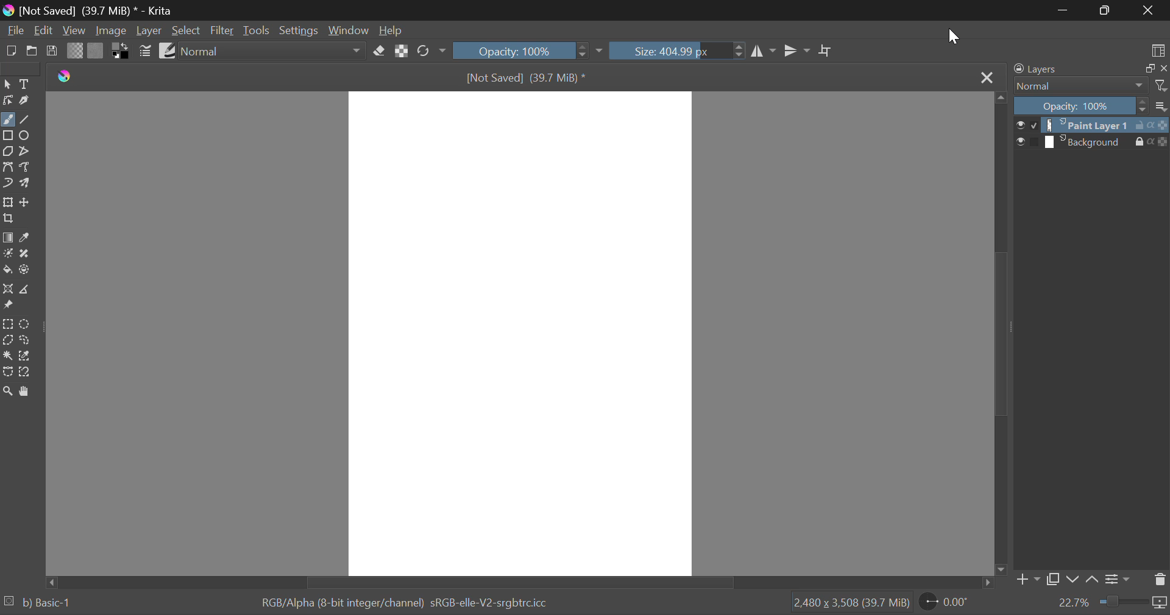 The height and width of the screenshot is (615, 1170). What do you see at coordinates (7, 356) in the screenshot?
I see `Continuous Selection` at bounding box center [7, 356].